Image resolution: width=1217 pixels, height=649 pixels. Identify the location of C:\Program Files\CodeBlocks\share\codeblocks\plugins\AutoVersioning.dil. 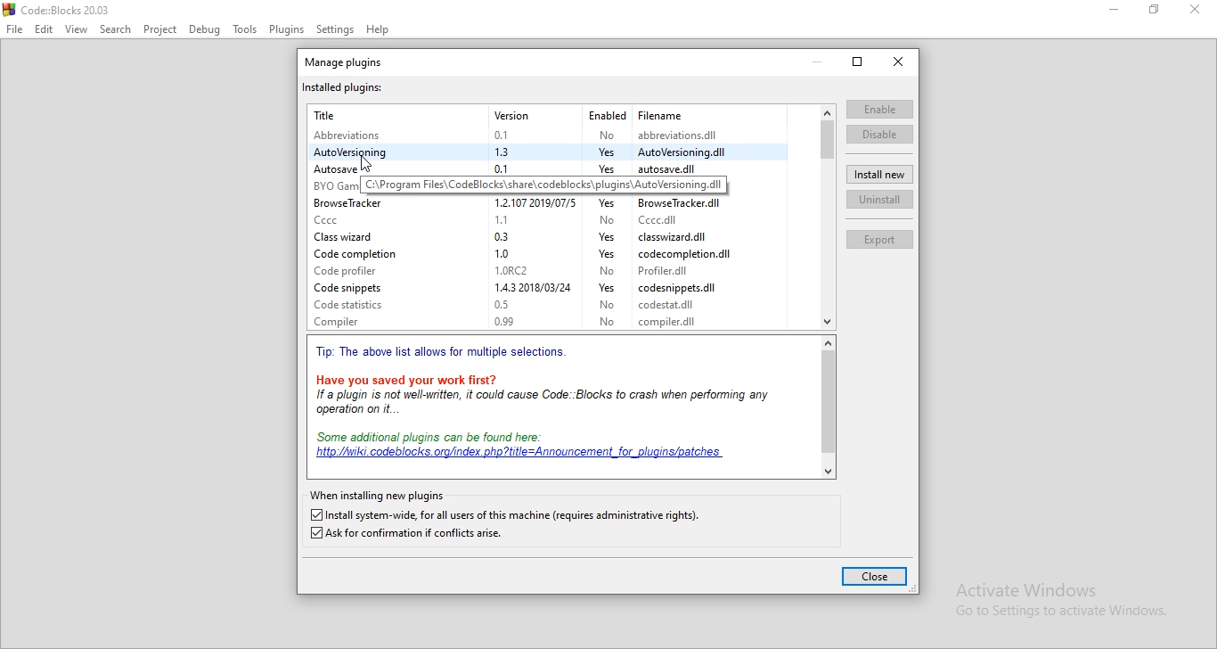
(544, 185).